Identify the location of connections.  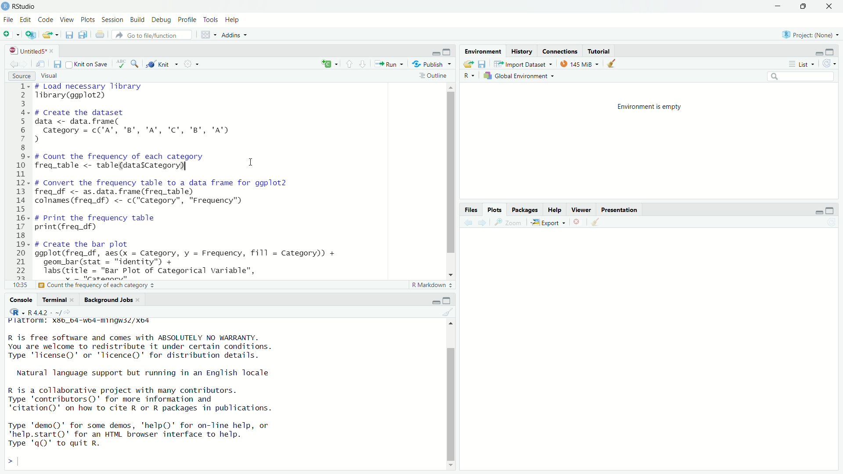
(561, 51).